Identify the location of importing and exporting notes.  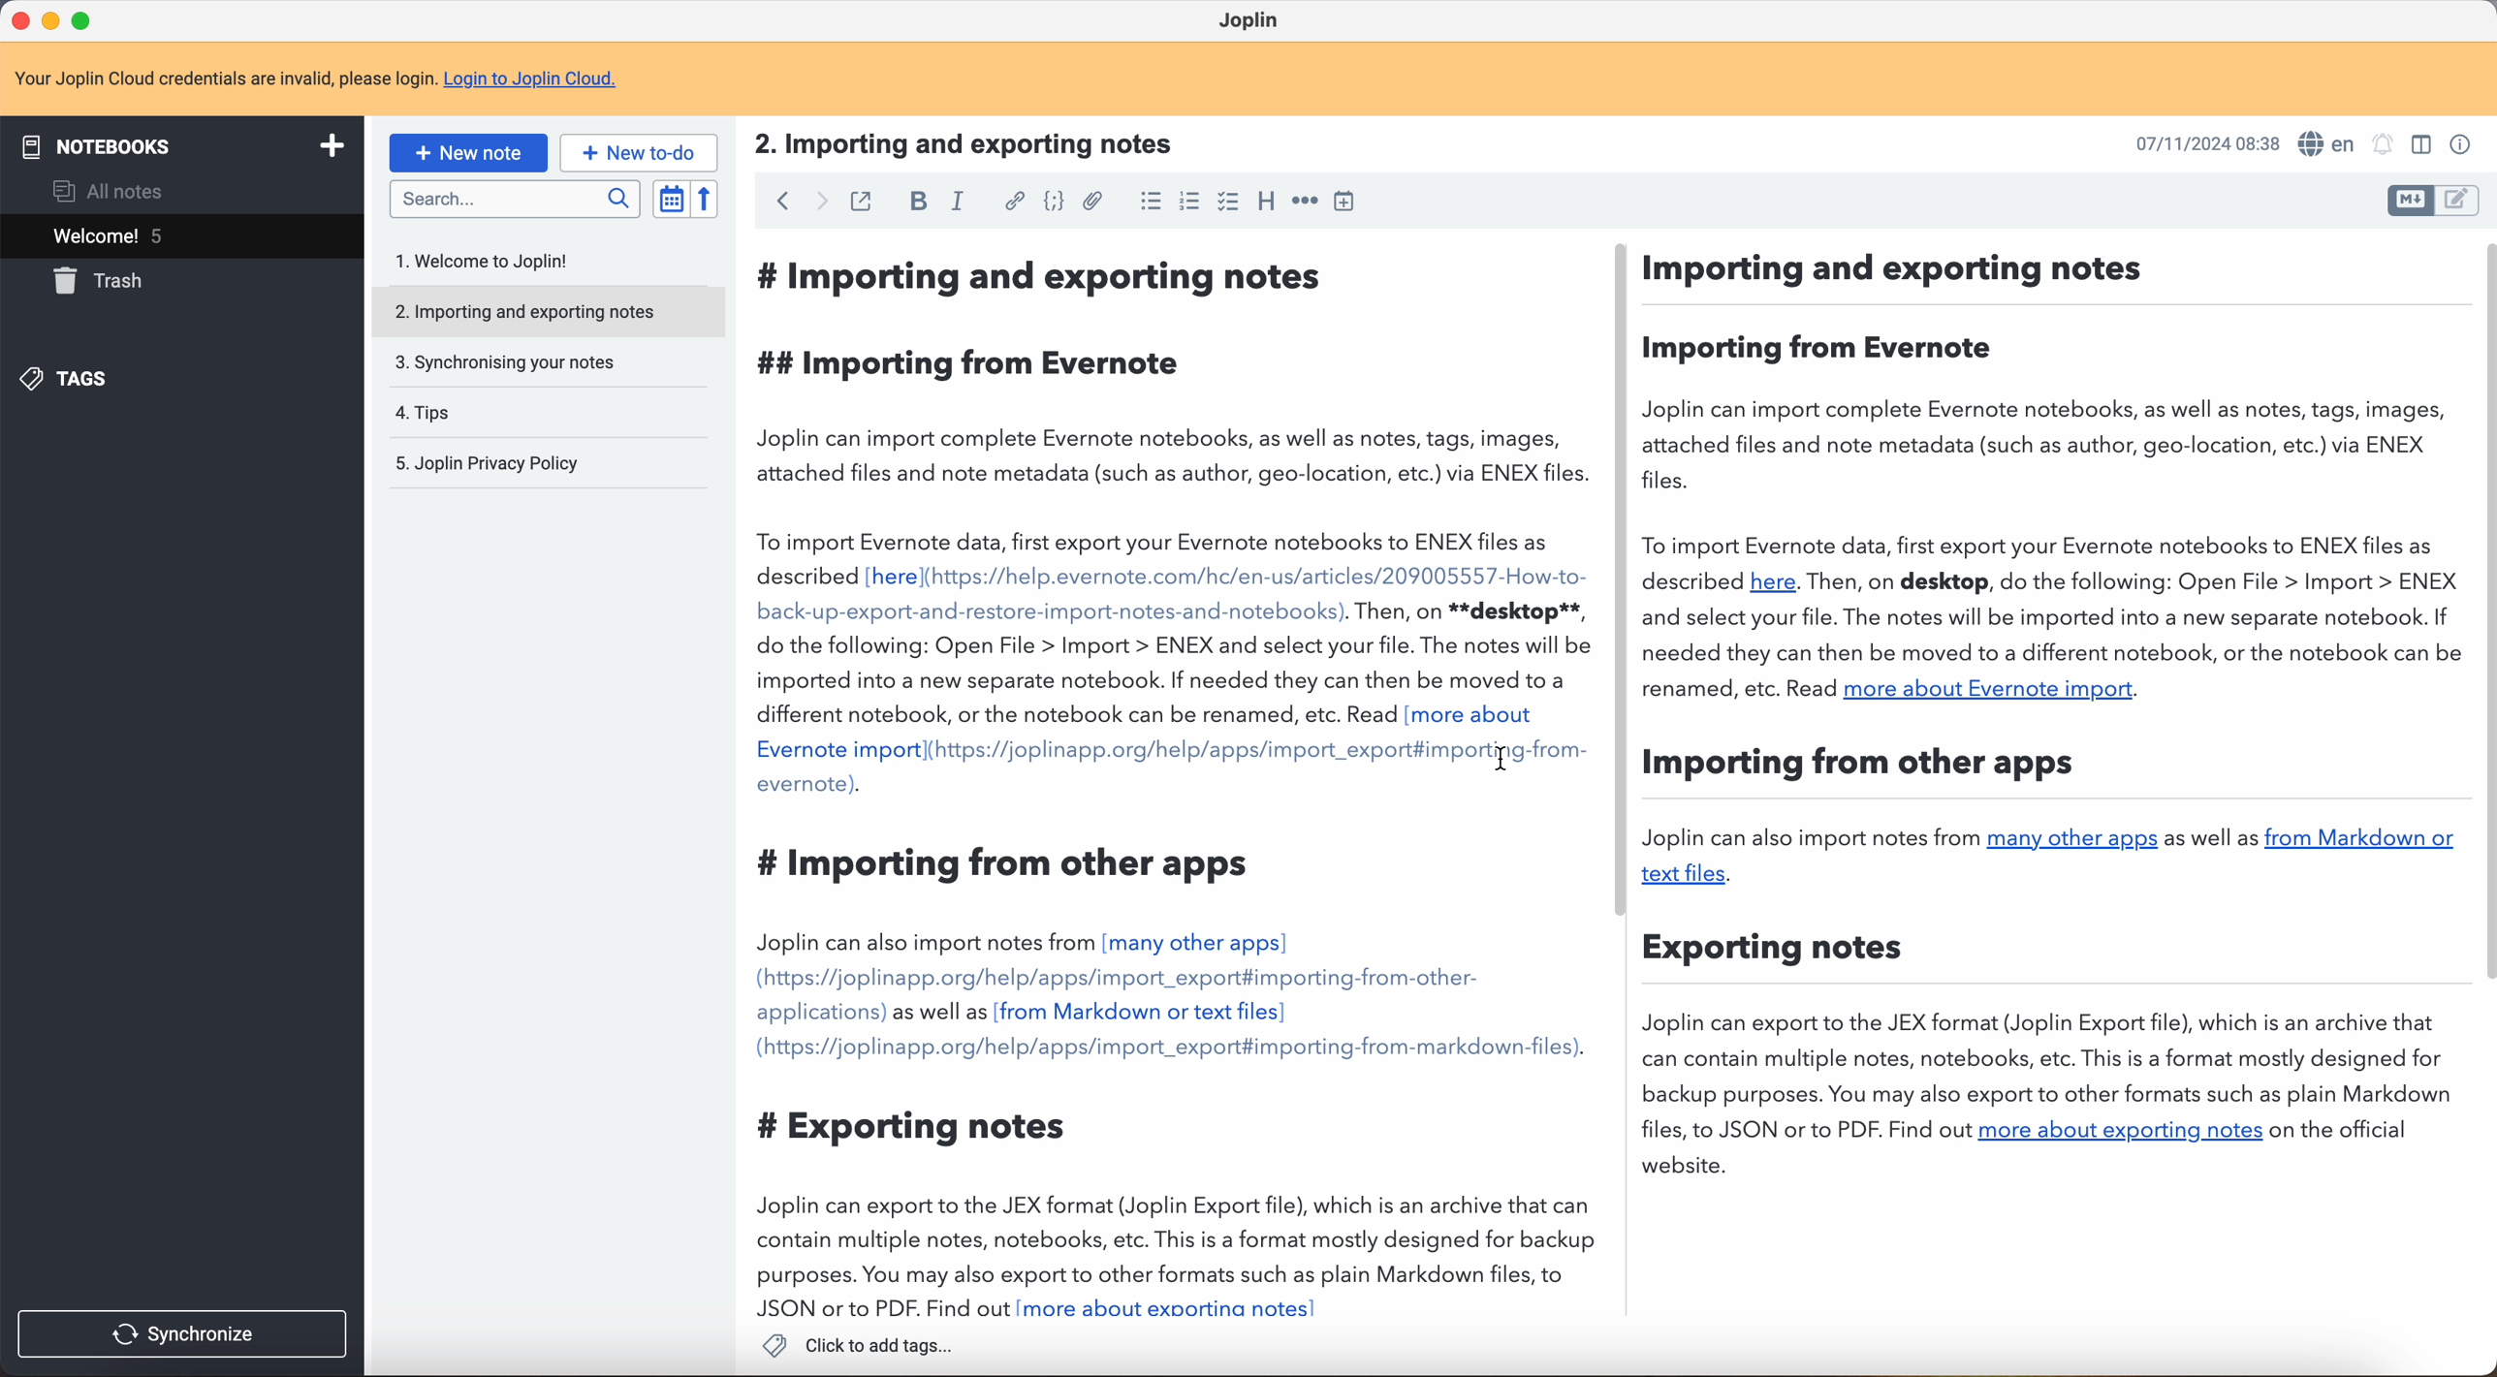
(547, 312).